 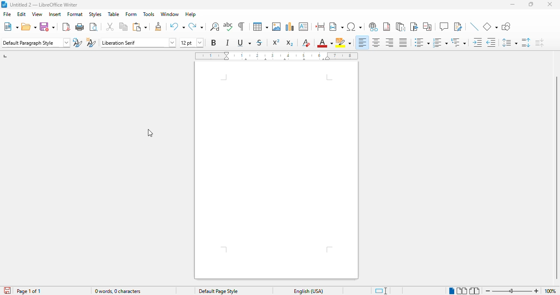 What do you see at coordinates (228, 27) in the screenshot?
I see `spelling` at bounding box center [228, 27].